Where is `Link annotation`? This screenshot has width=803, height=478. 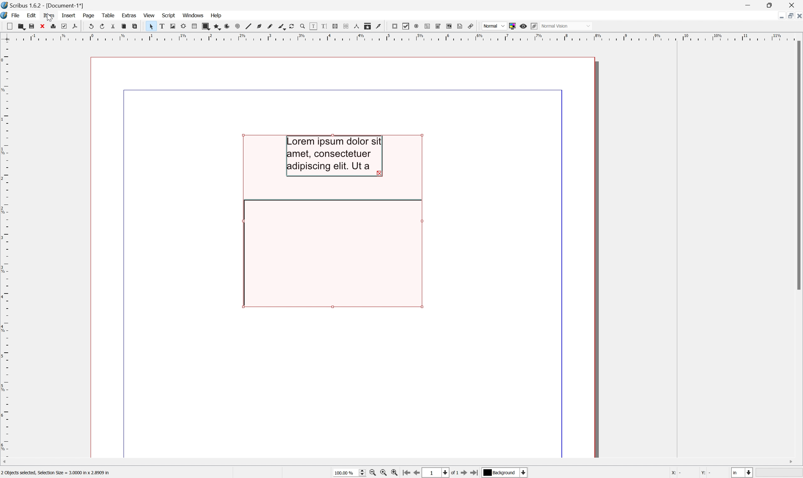 Link annotation is located at coordinates (472, 27).